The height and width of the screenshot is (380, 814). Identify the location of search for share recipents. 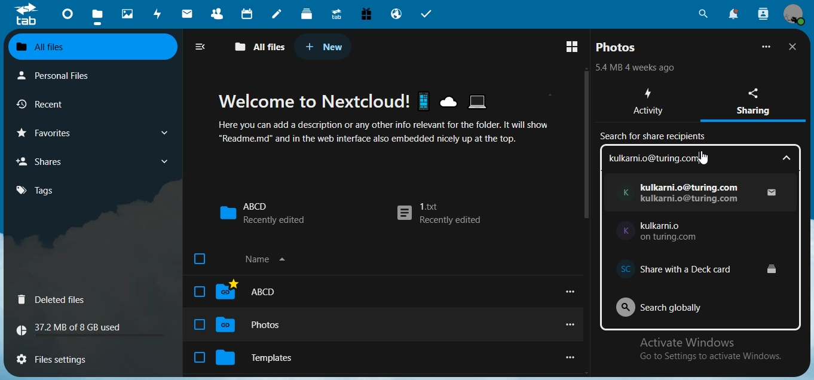
(656, 137).